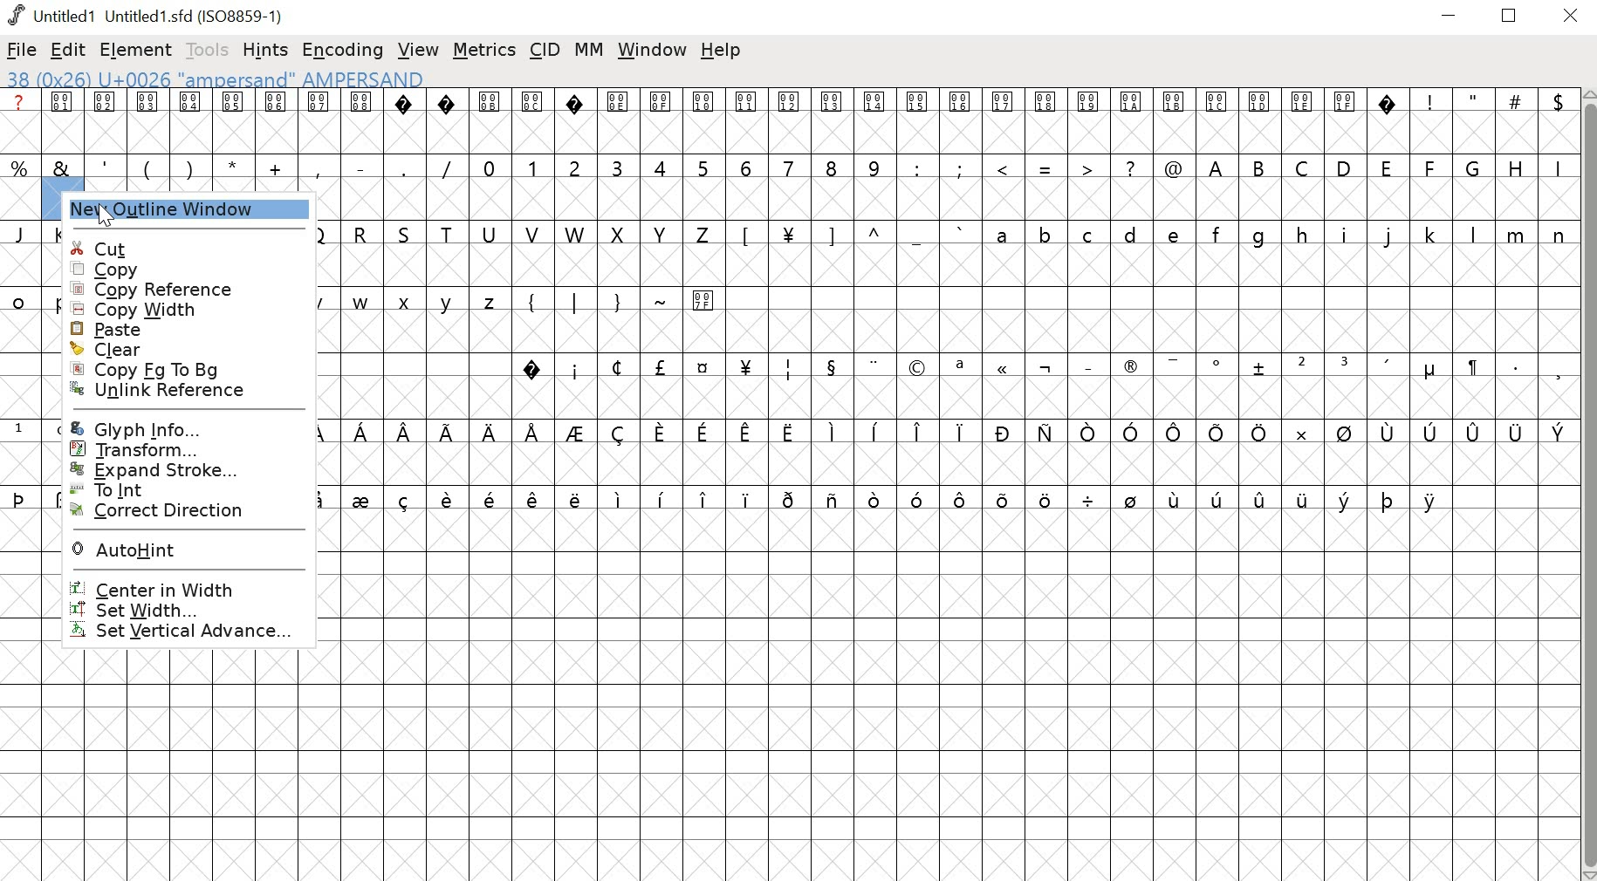  Describe the element at coordinates (1089, 499) in the screenshot. I see `symbol` at that location.